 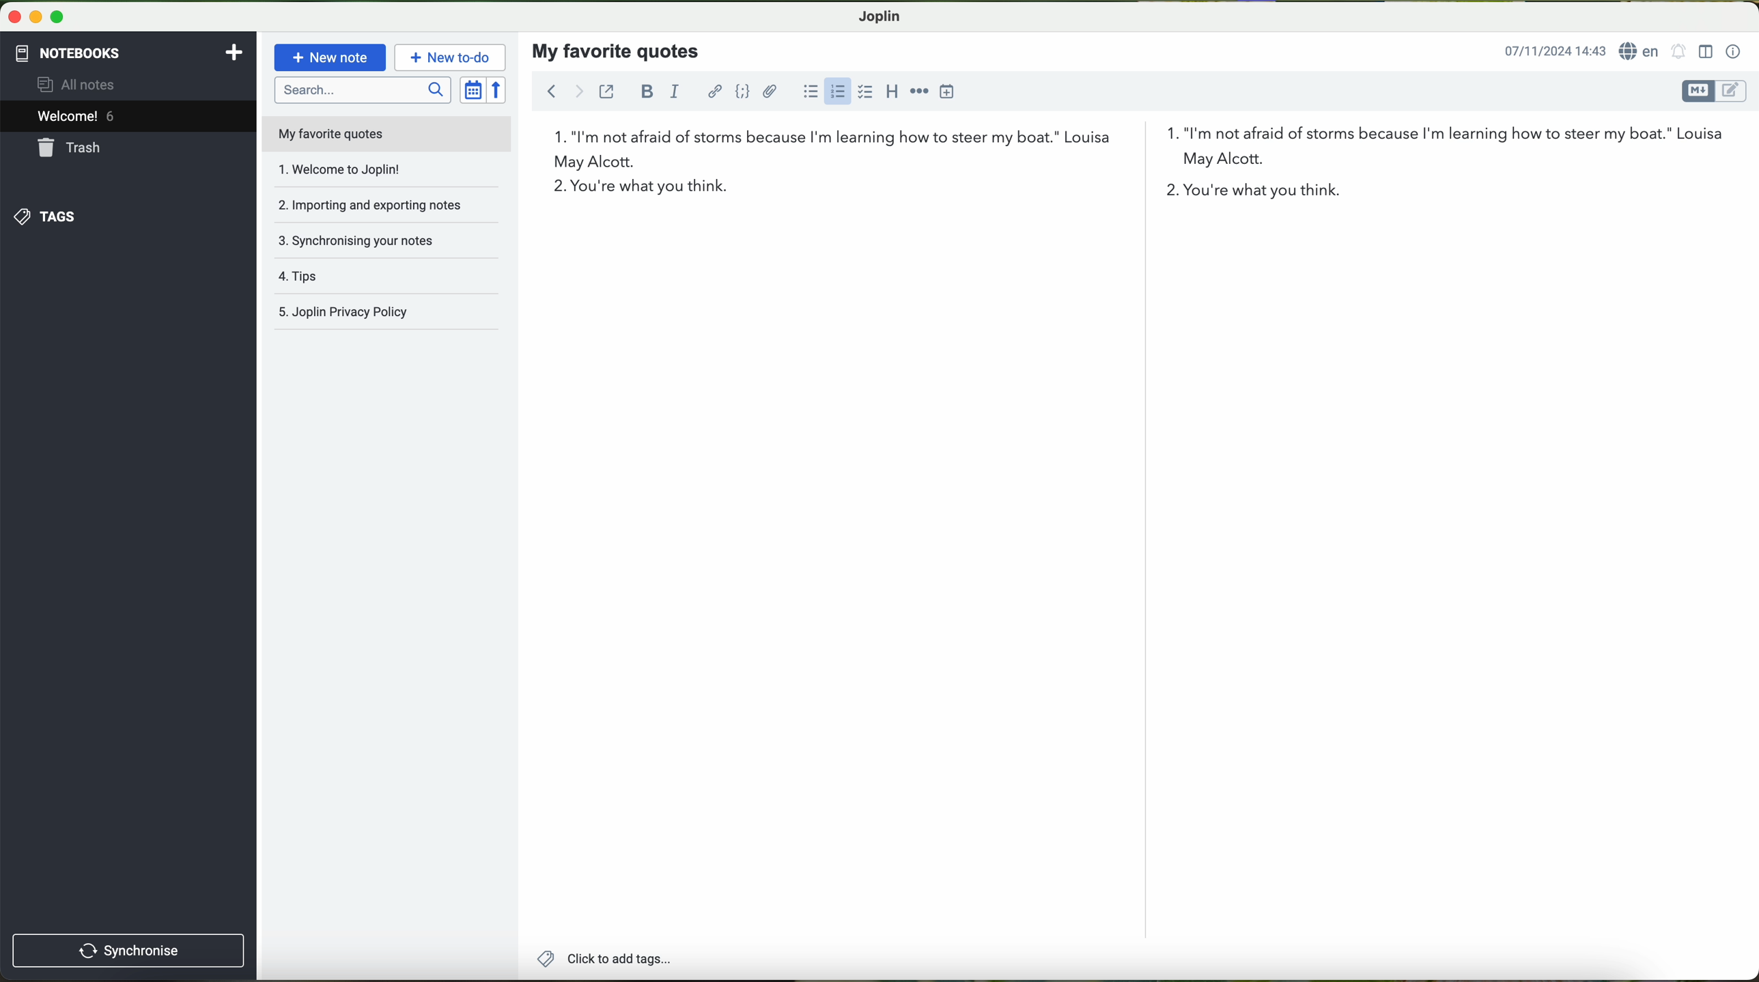 I want to click on my favorite quotes file, so click(x=333, y=135).